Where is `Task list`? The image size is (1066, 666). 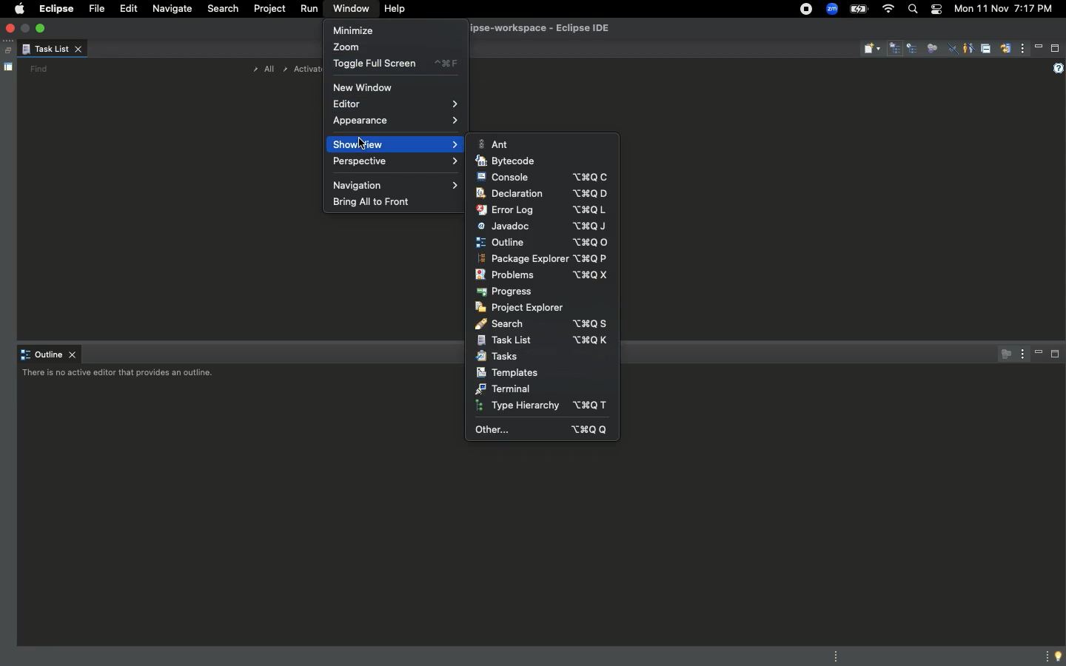
Task list is located at coordinates (542, 341).